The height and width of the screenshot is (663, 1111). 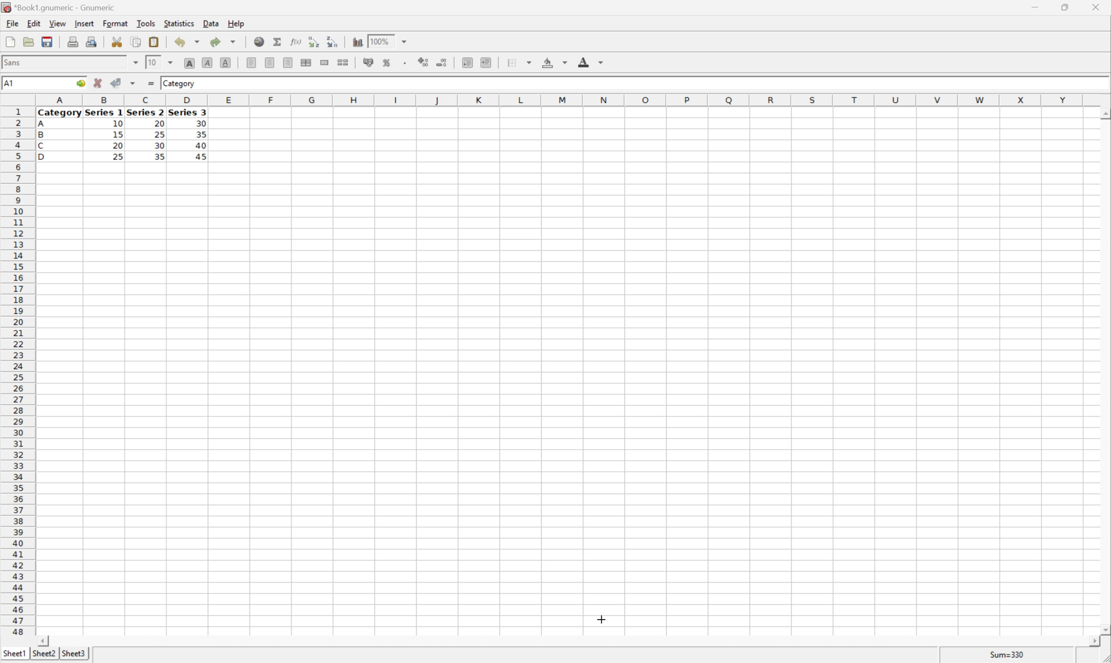 What do you see at coordinates (395, 61) in the screenshot?
I see `Insert a chart` at bounding box center [395, 61].